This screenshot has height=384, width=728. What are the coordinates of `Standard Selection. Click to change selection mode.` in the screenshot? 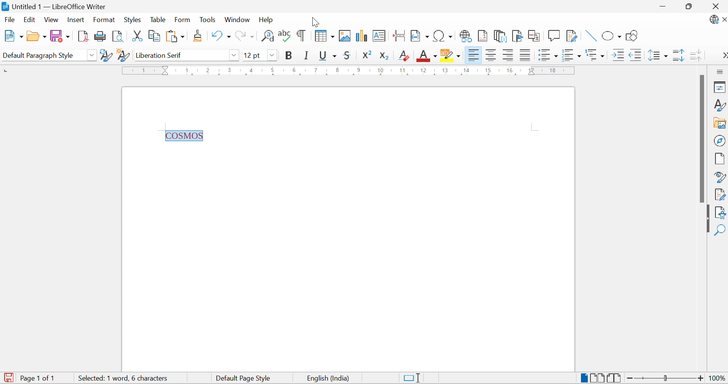 It's located at (414, 378).